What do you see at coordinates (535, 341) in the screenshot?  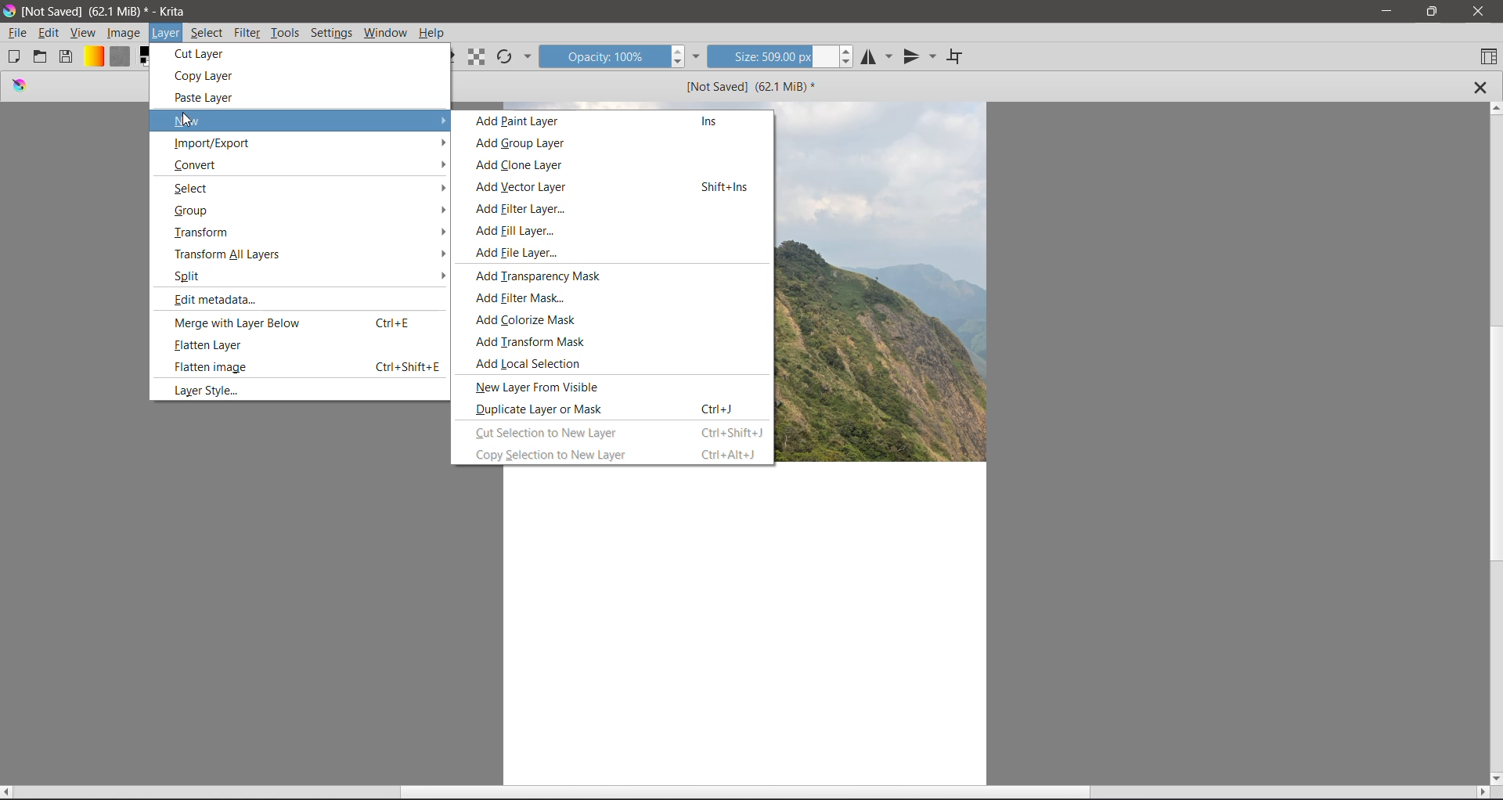 I see `Add Transform Mask` at bounding box center [535, 341].